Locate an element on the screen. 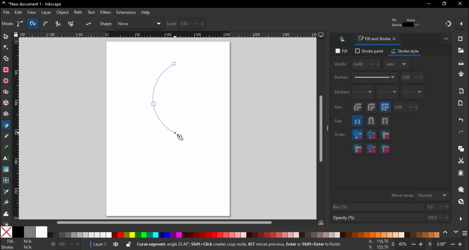 The image size is (469, 250). mouse pointer is located at coordinates (180, 138).